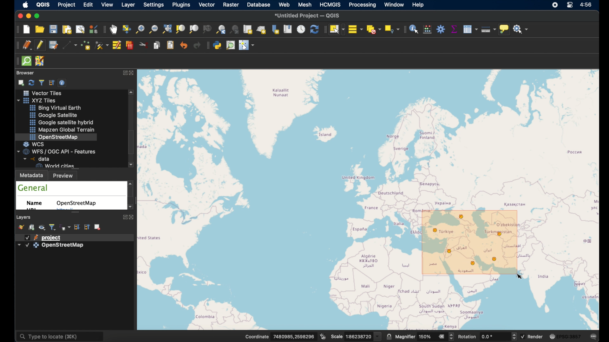 This screenshot has width=609, height=342. What do you see at coordinates (123, 73) in the screenshot?
I see `expand` at bounding box center [123, 73].